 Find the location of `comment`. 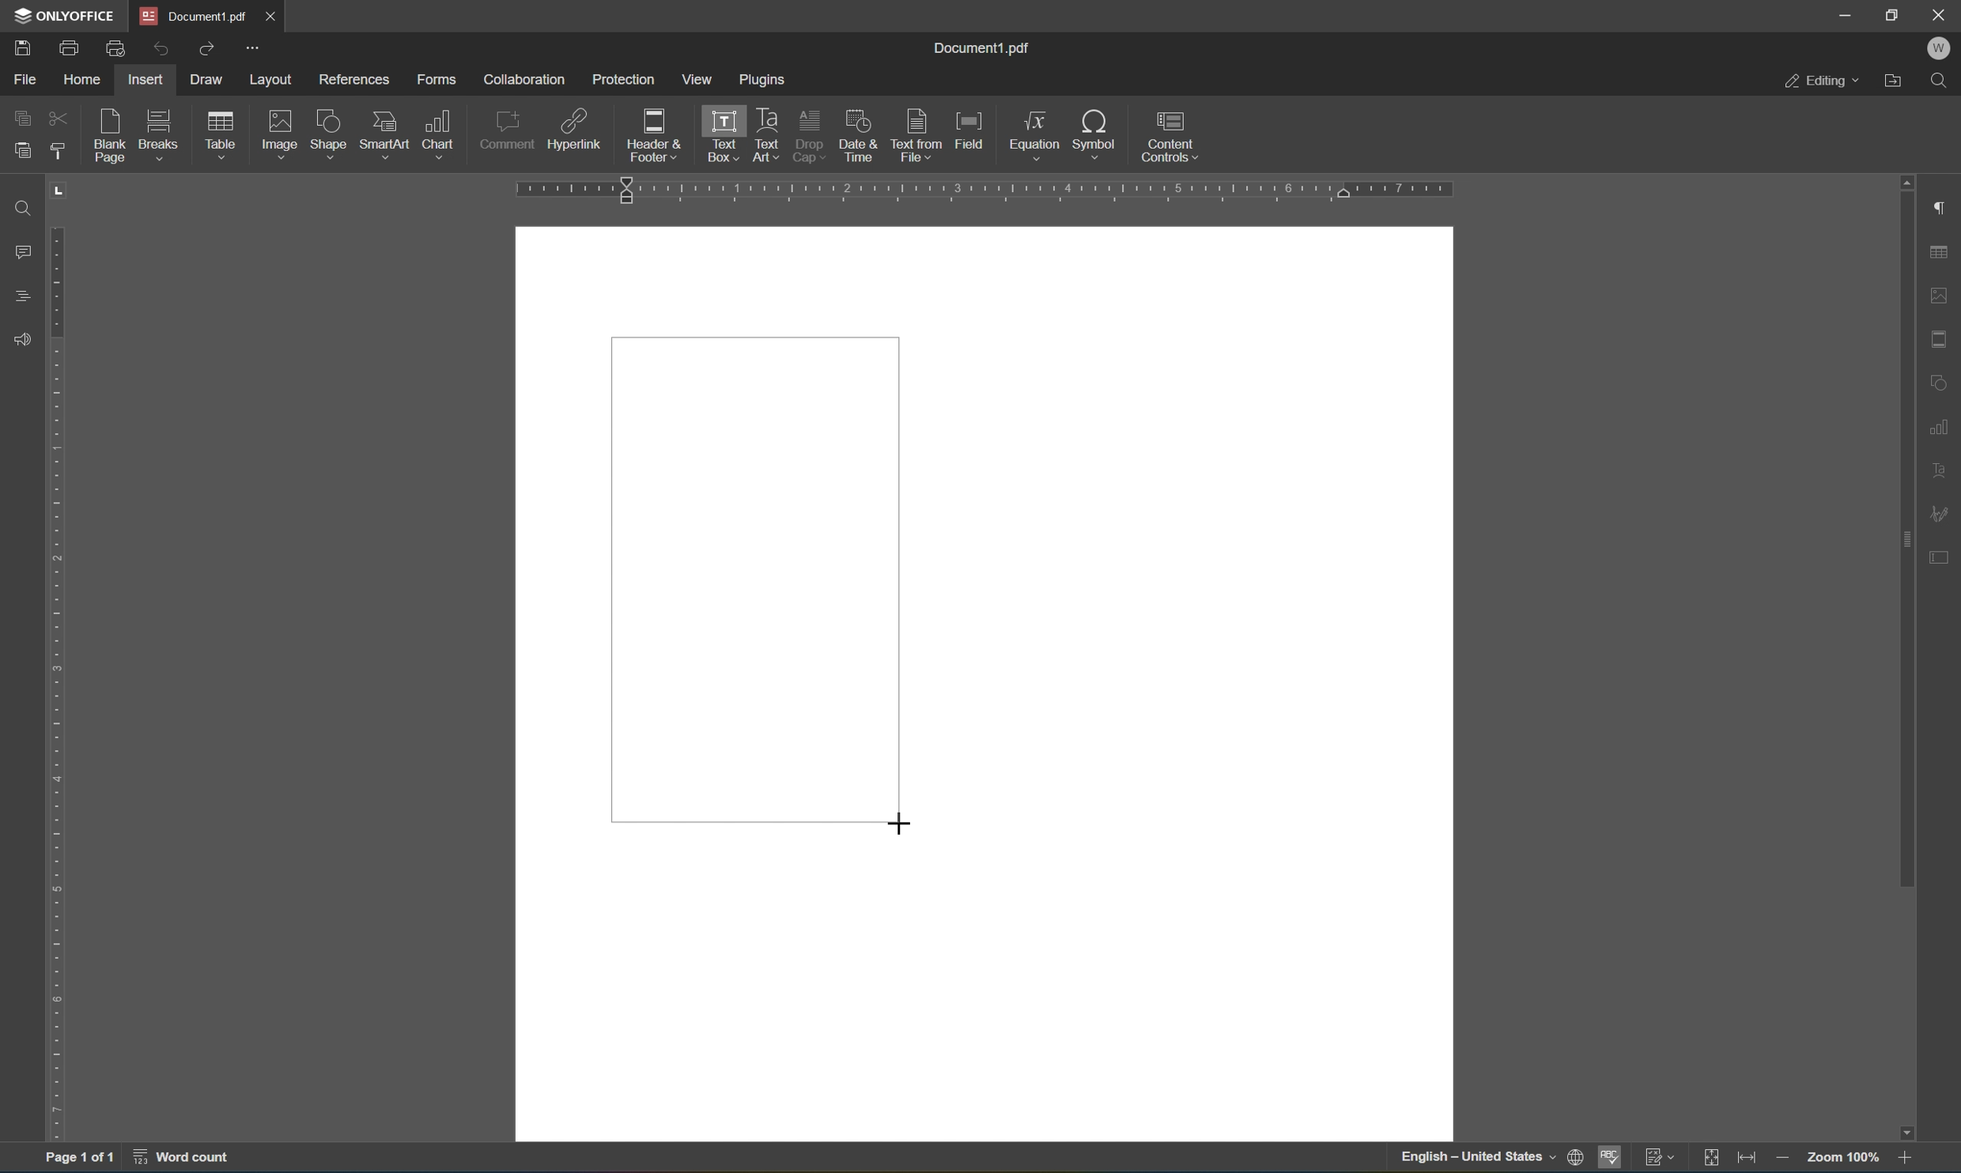

comment is located at coordinates (507, 134).